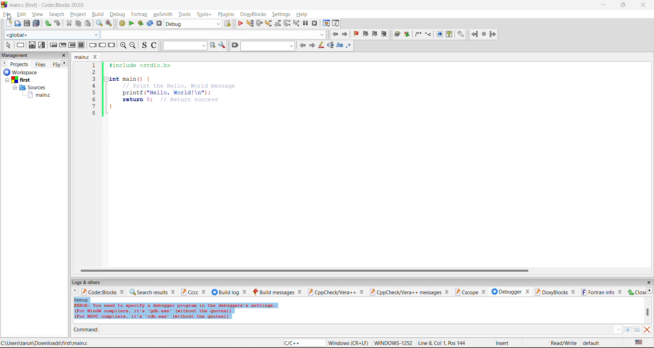  Describe the element at coordinates (94, 92) in the screenshot. I see `5` at that location.